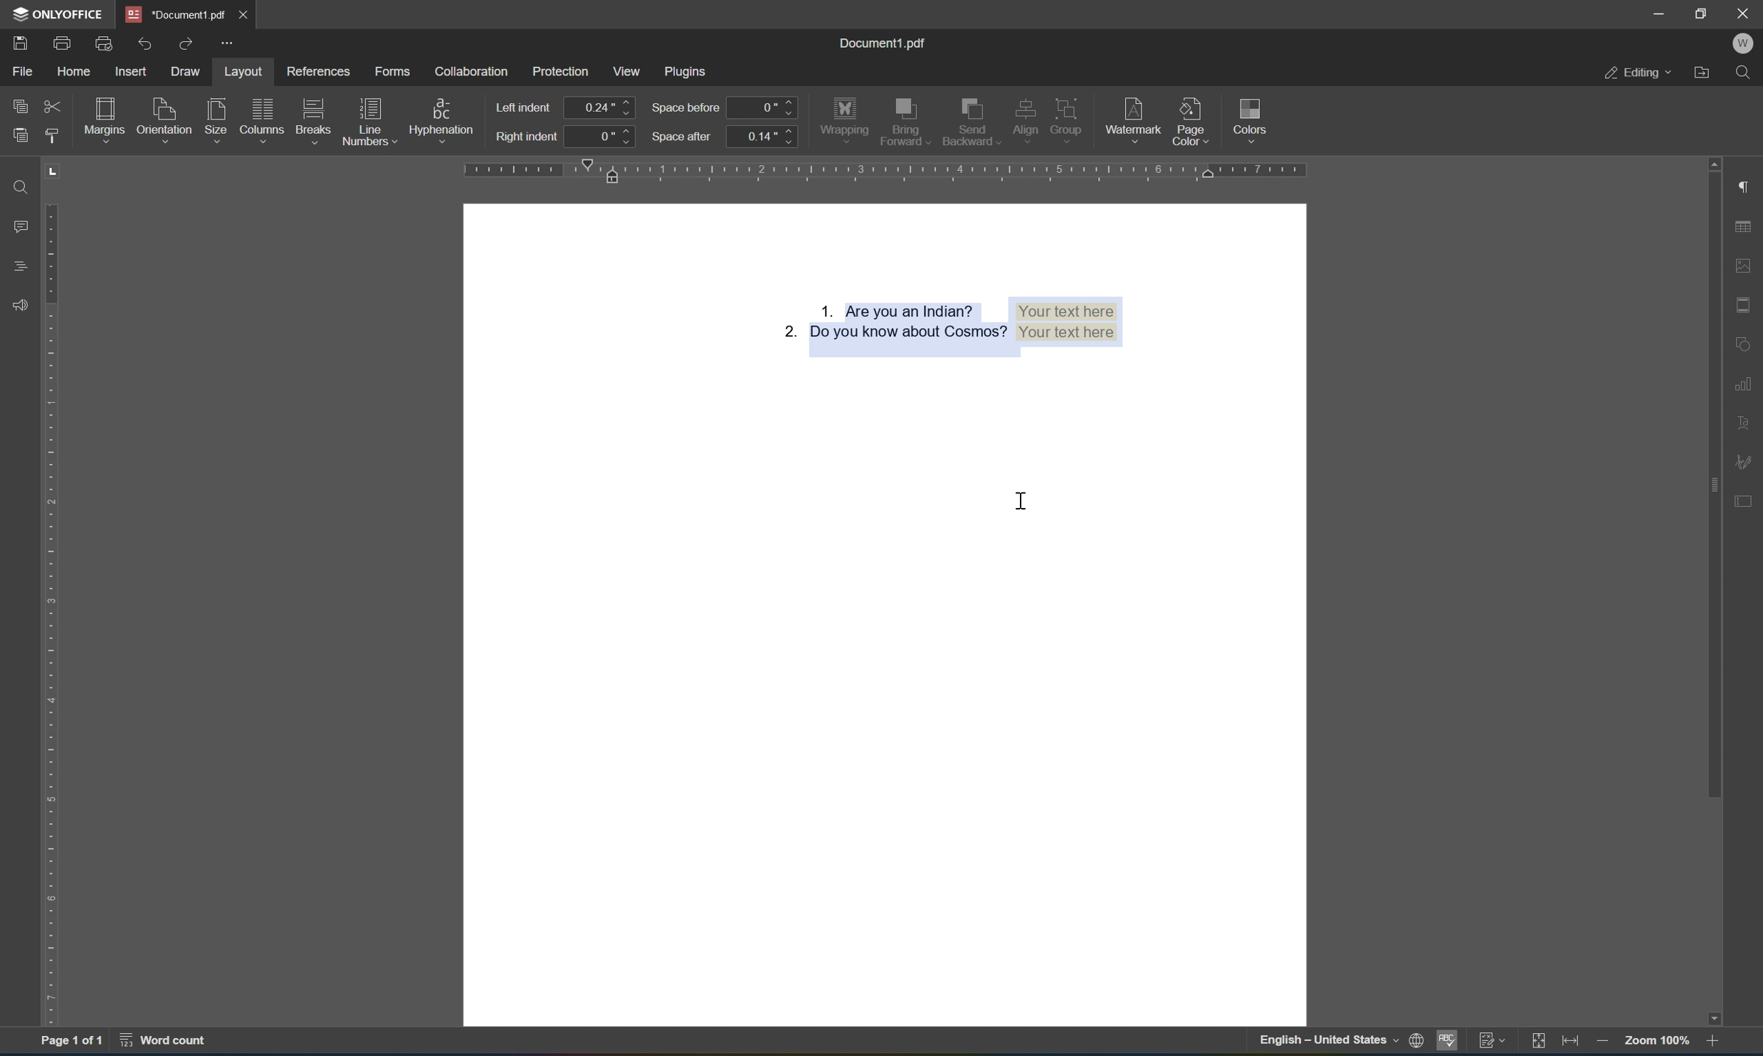  Describe the element at coordinates (51, 105) in the screenshot. I see `cut` at that location.